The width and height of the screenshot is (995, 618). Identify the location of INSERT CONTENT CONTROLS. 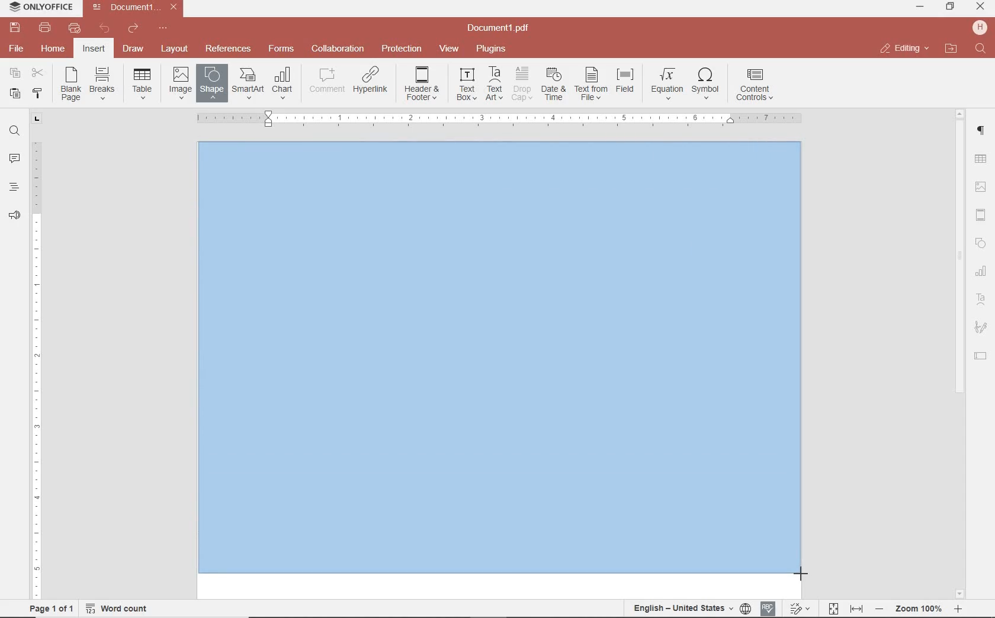
(755, 85).